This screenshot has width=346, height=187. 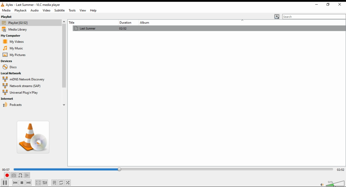 I want to click on toggle playlist, so click(x=55, y=183).